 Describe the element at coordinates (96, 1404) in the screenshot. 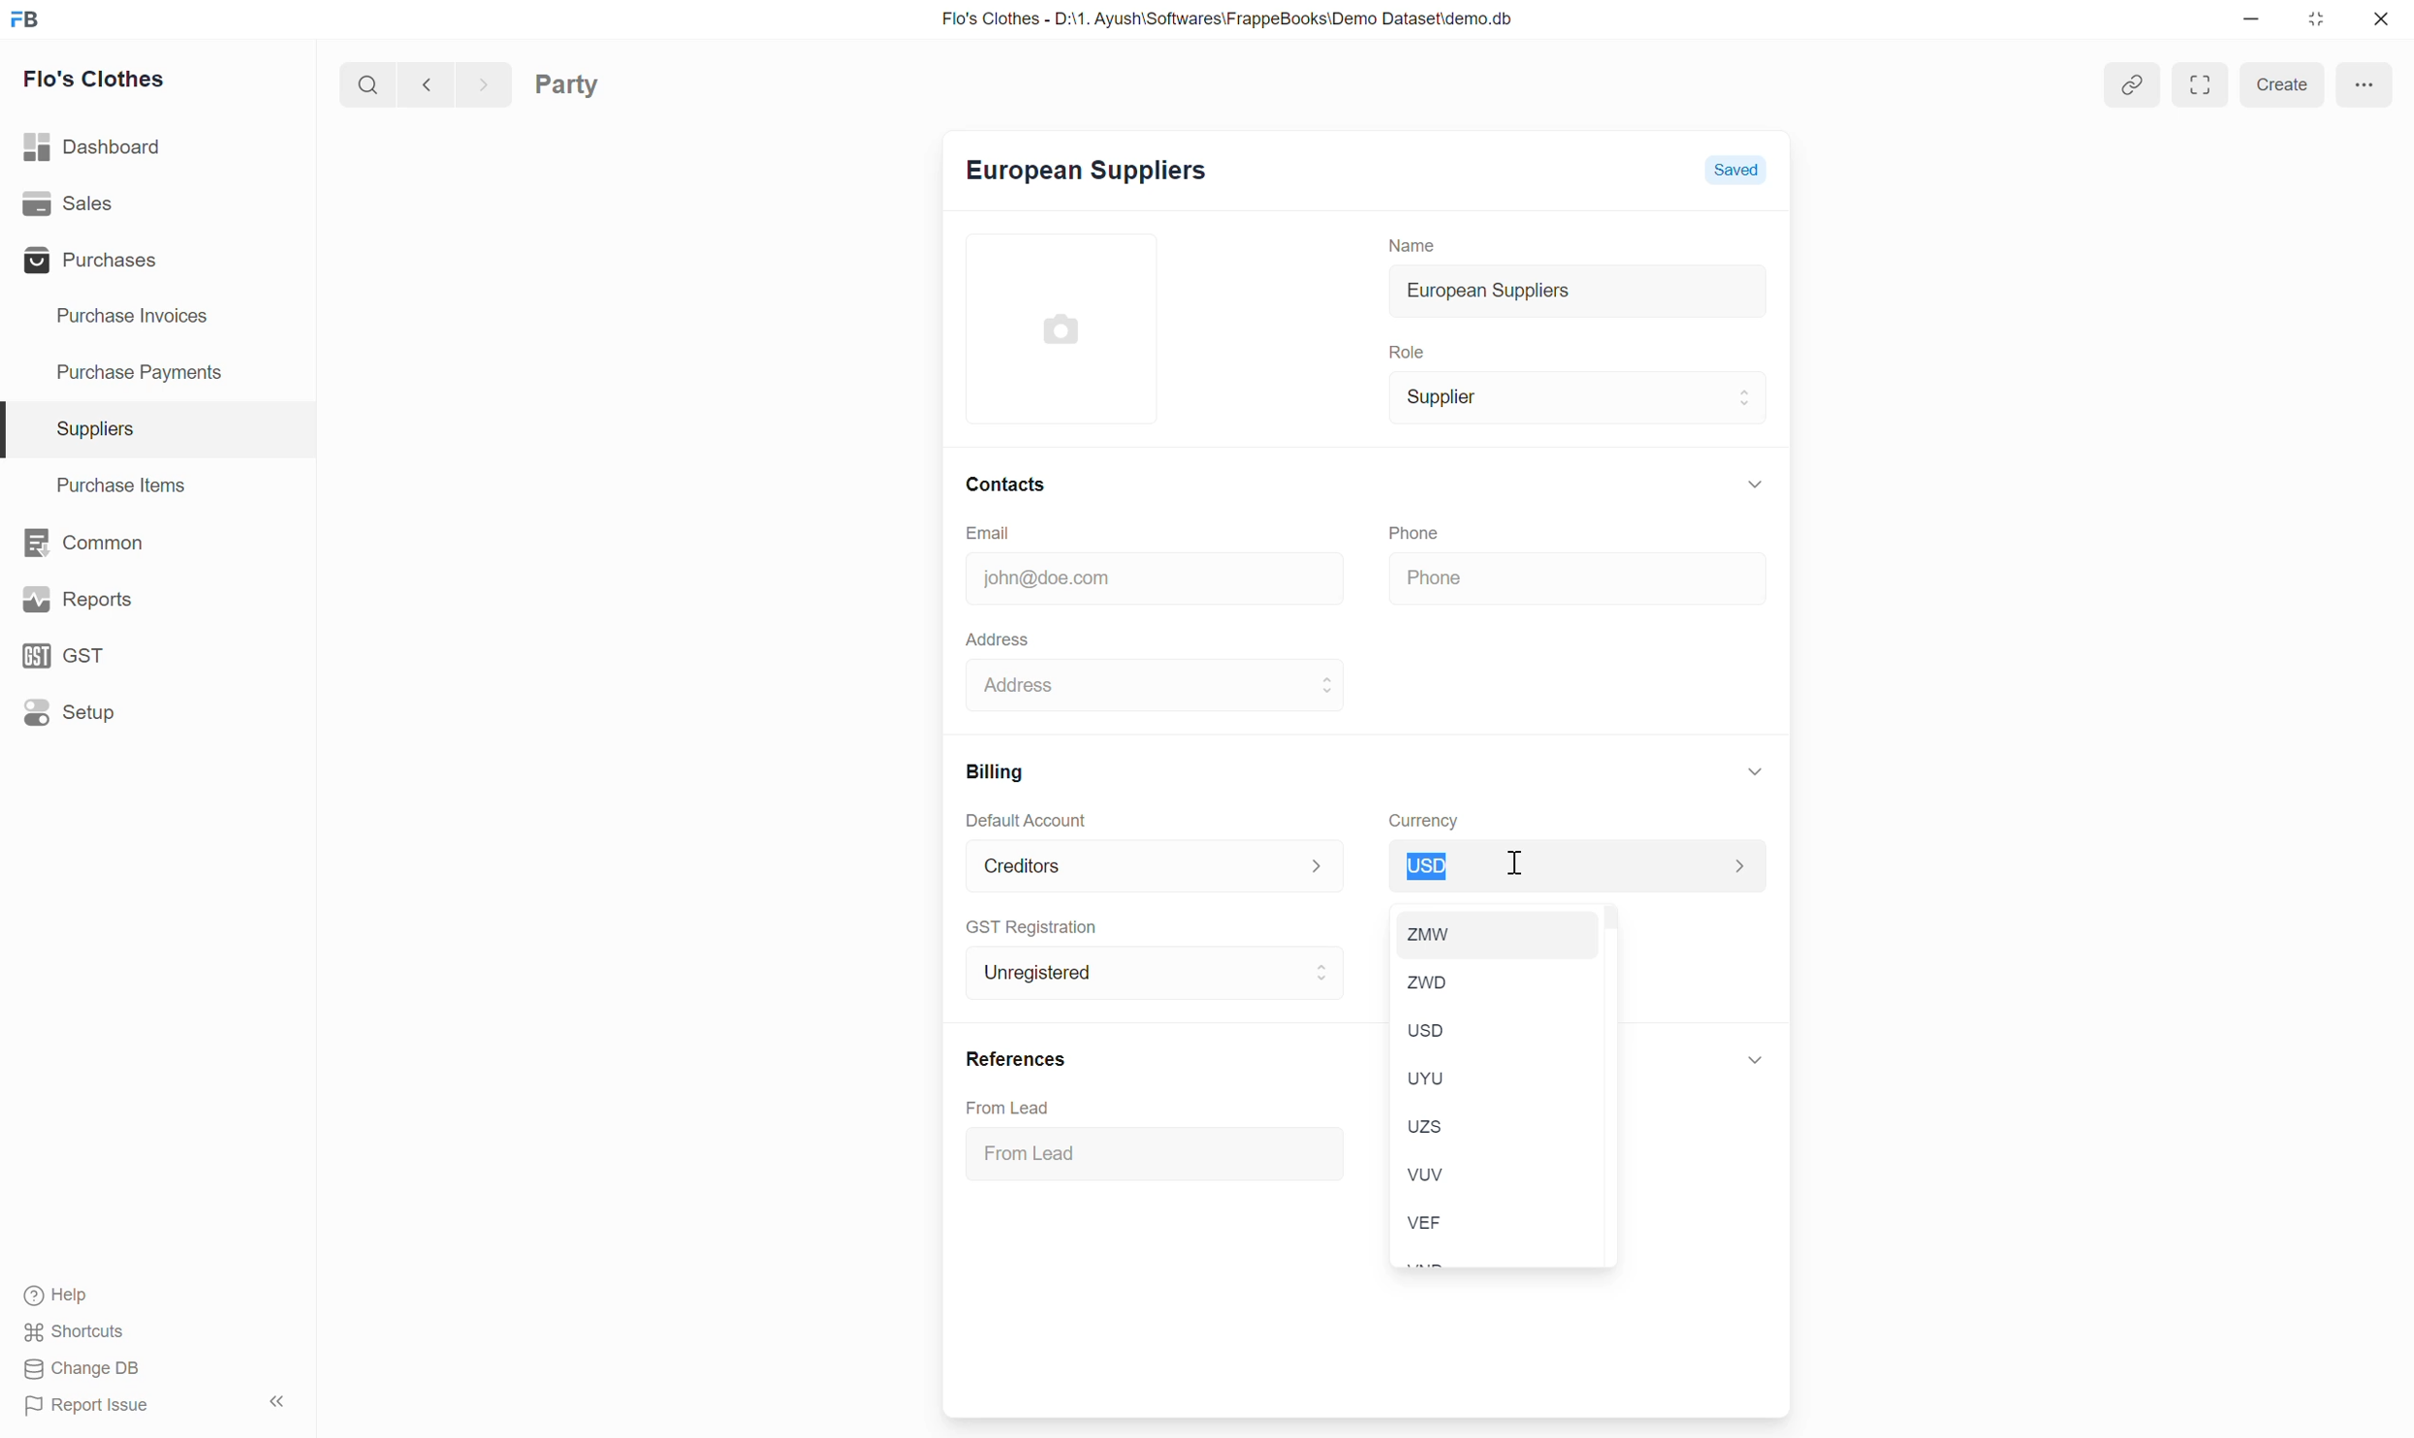

I see `Report Issue` at that location.